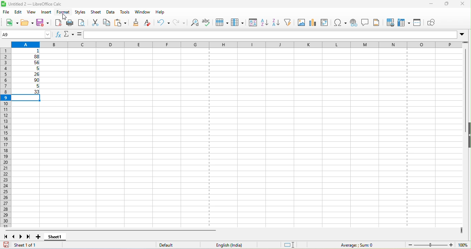 The height and width of the screenshot is (249, 471). I want to click on zoom, so click(437, 245).